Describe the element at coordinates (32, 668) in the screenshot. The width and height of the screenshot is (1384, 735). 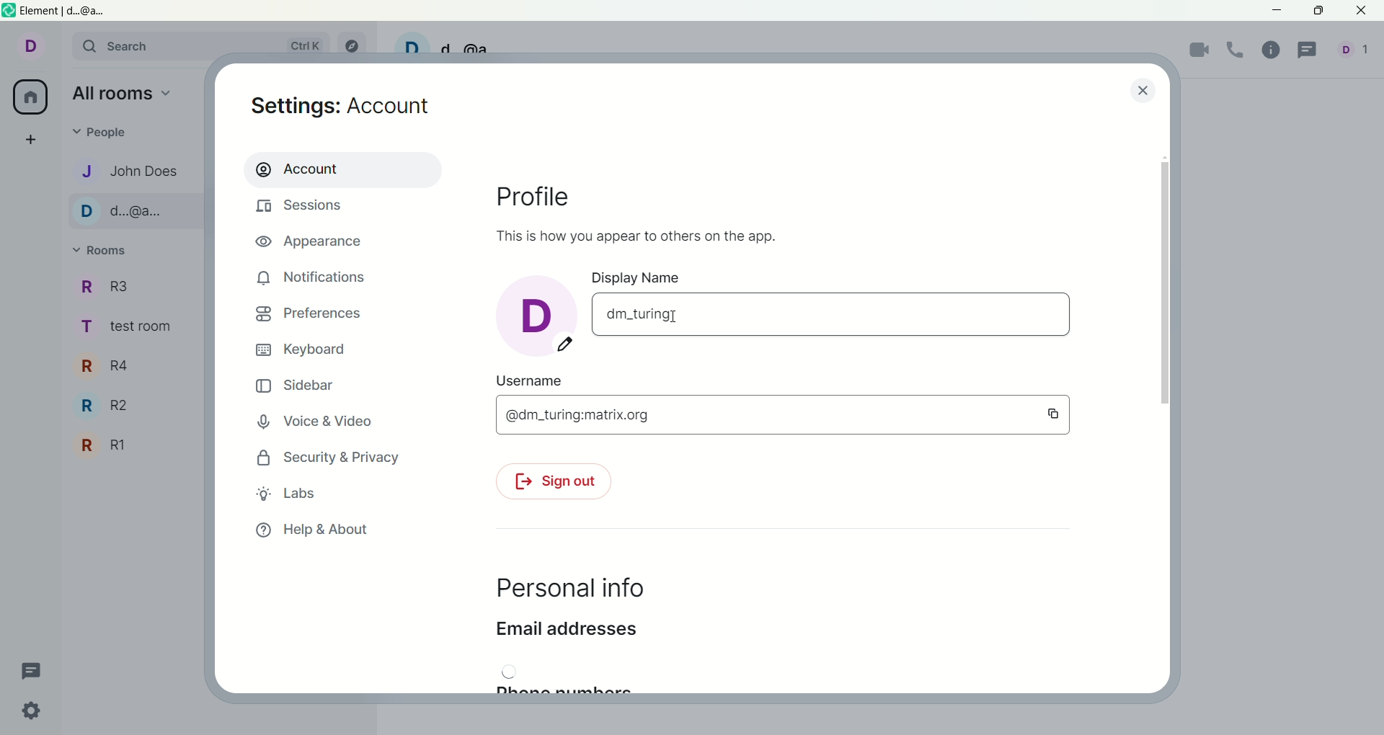
I see `threads` at that location.